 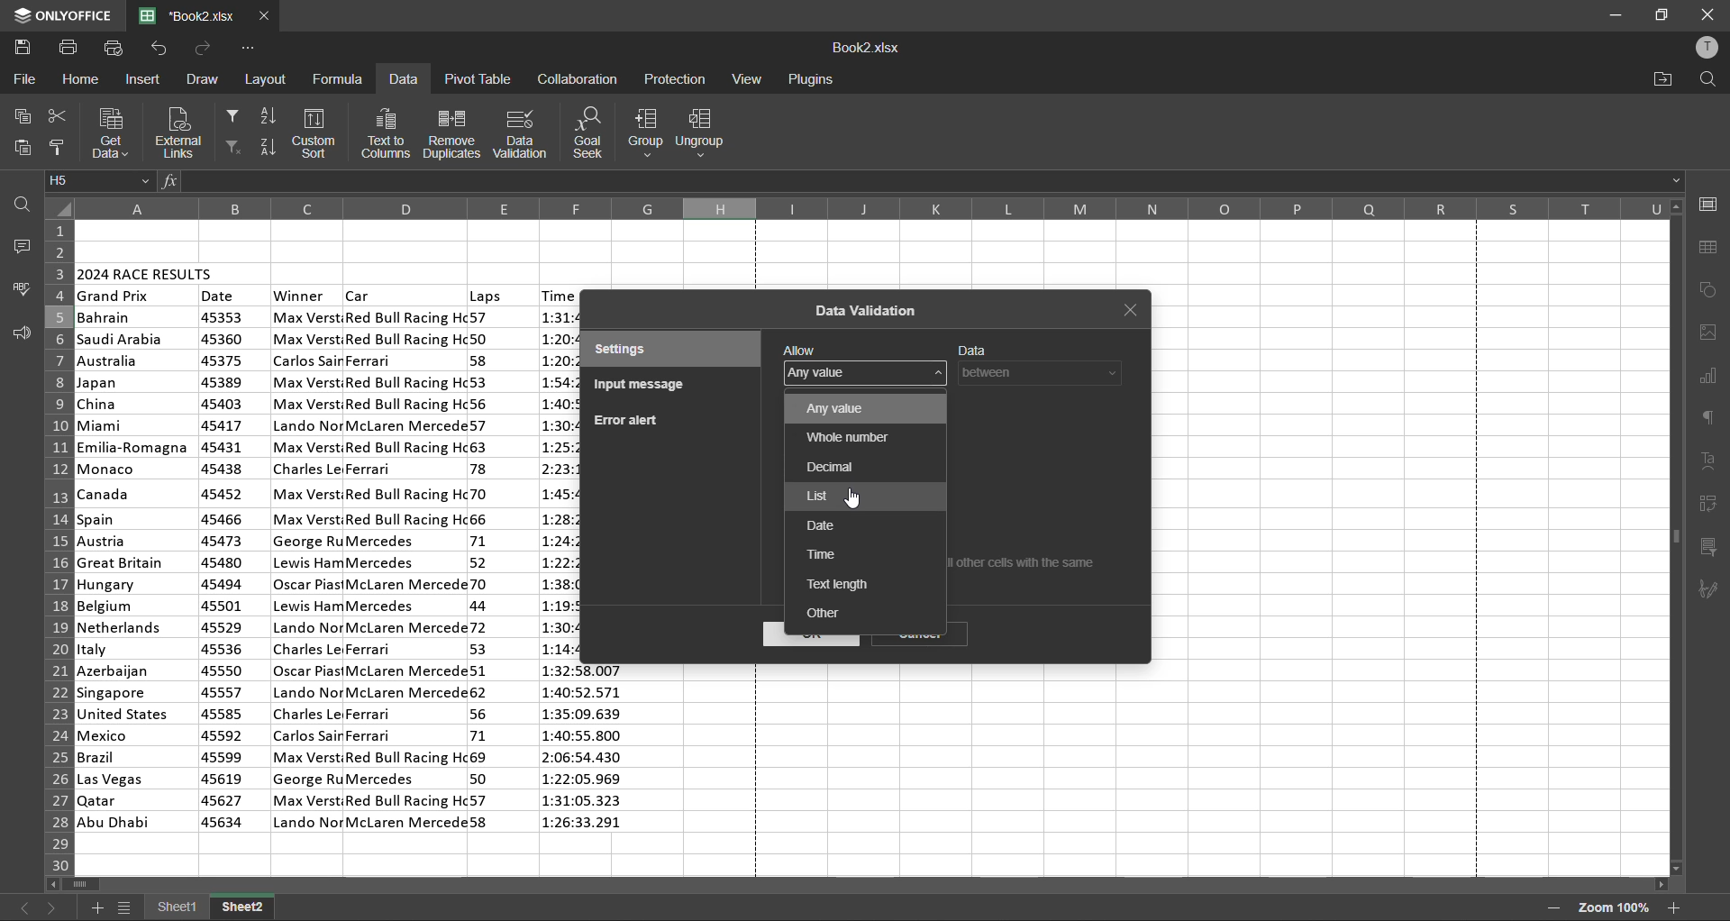 I want to click on scrollbar, so click(x=1676, y=537).